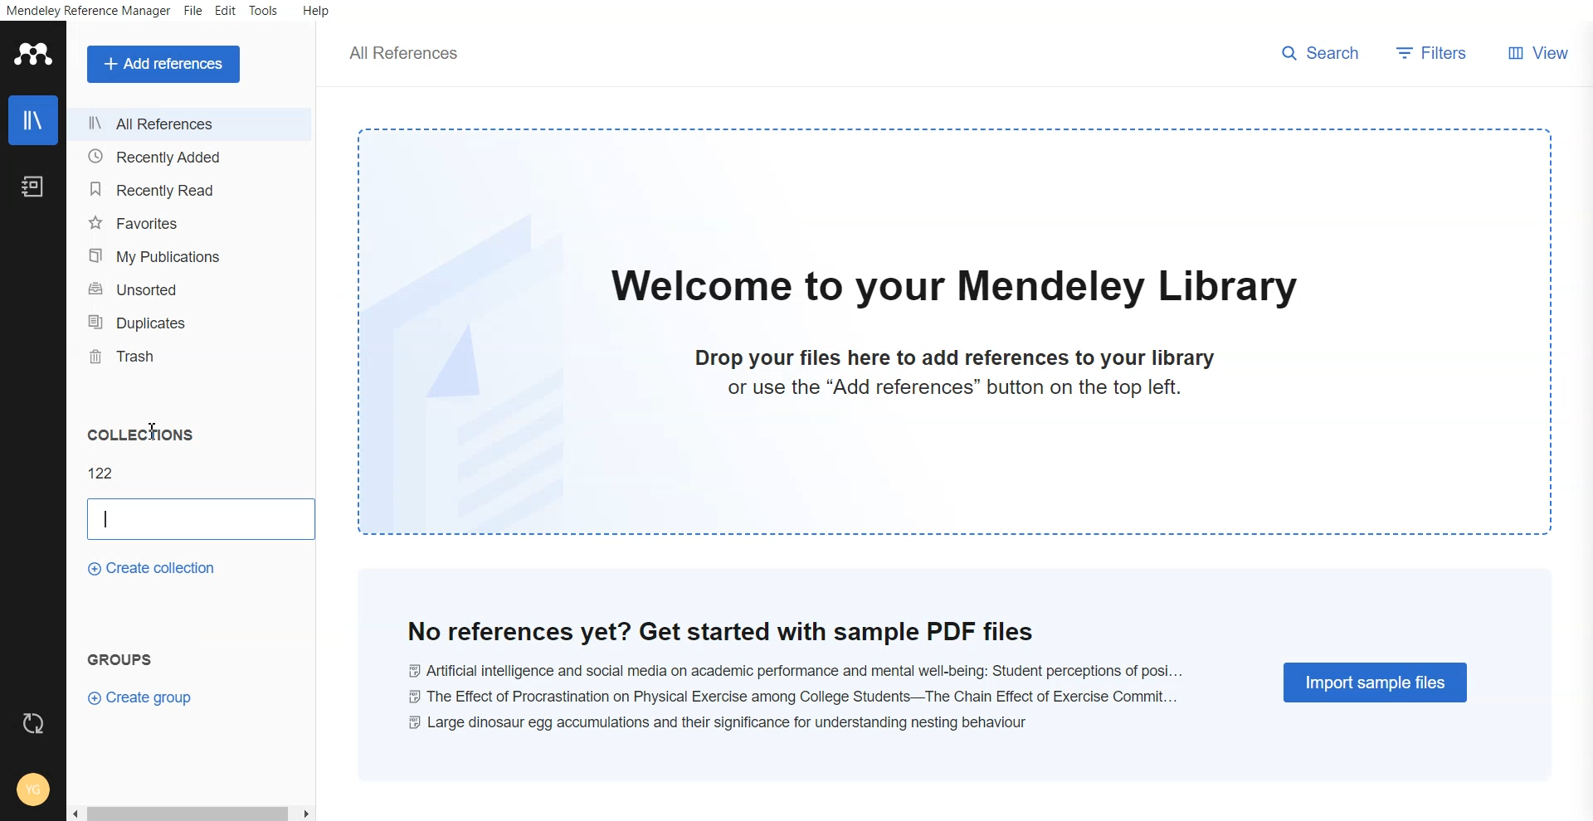  Describe the element at coordinates (193, 322) in the screenshot. I see `Duplicates` at that location.